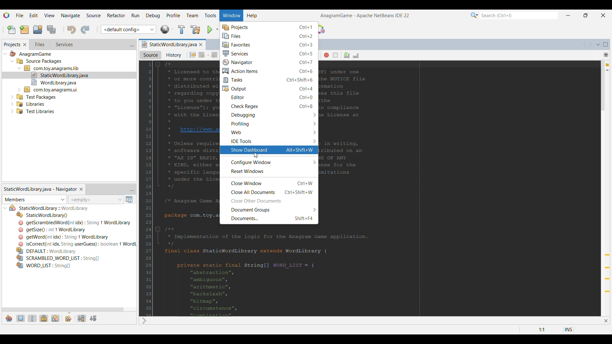 This screenshot has width=612, height=344. I want to click on , so click(37, 96).